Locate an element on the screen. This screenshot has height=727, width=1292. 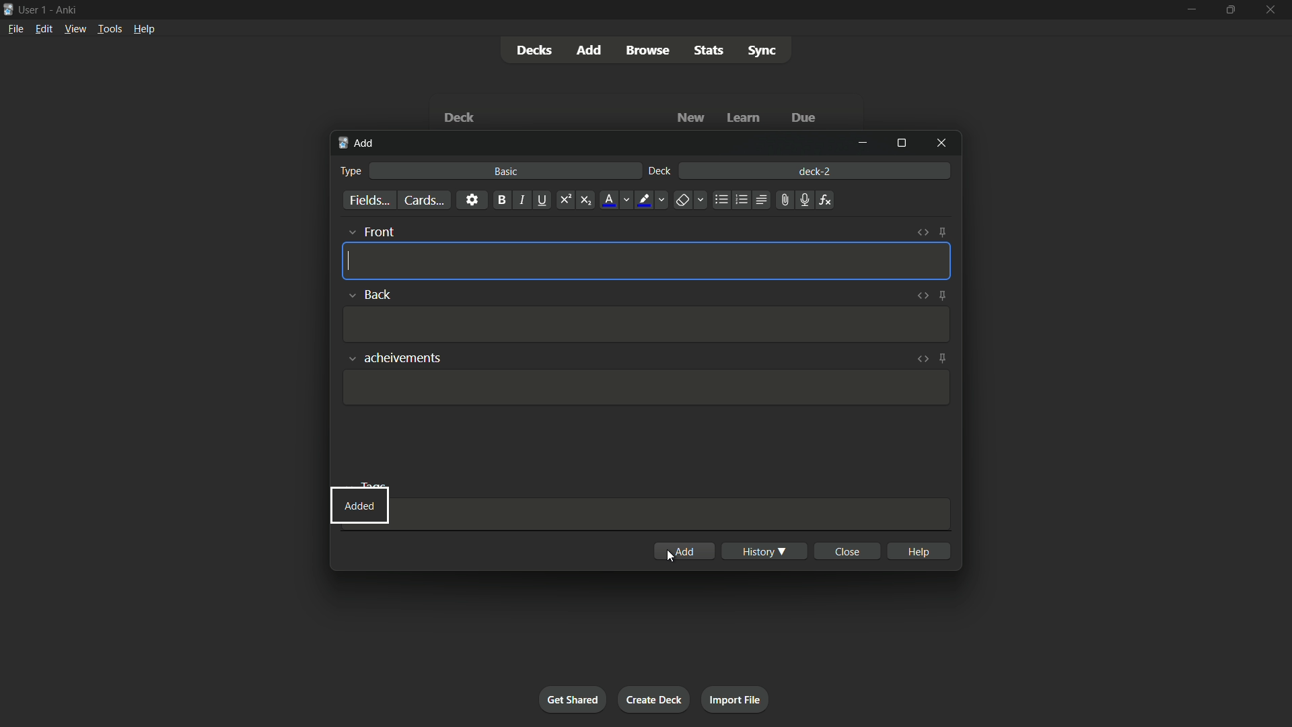
unordered list is located at coordinates (721, 201).